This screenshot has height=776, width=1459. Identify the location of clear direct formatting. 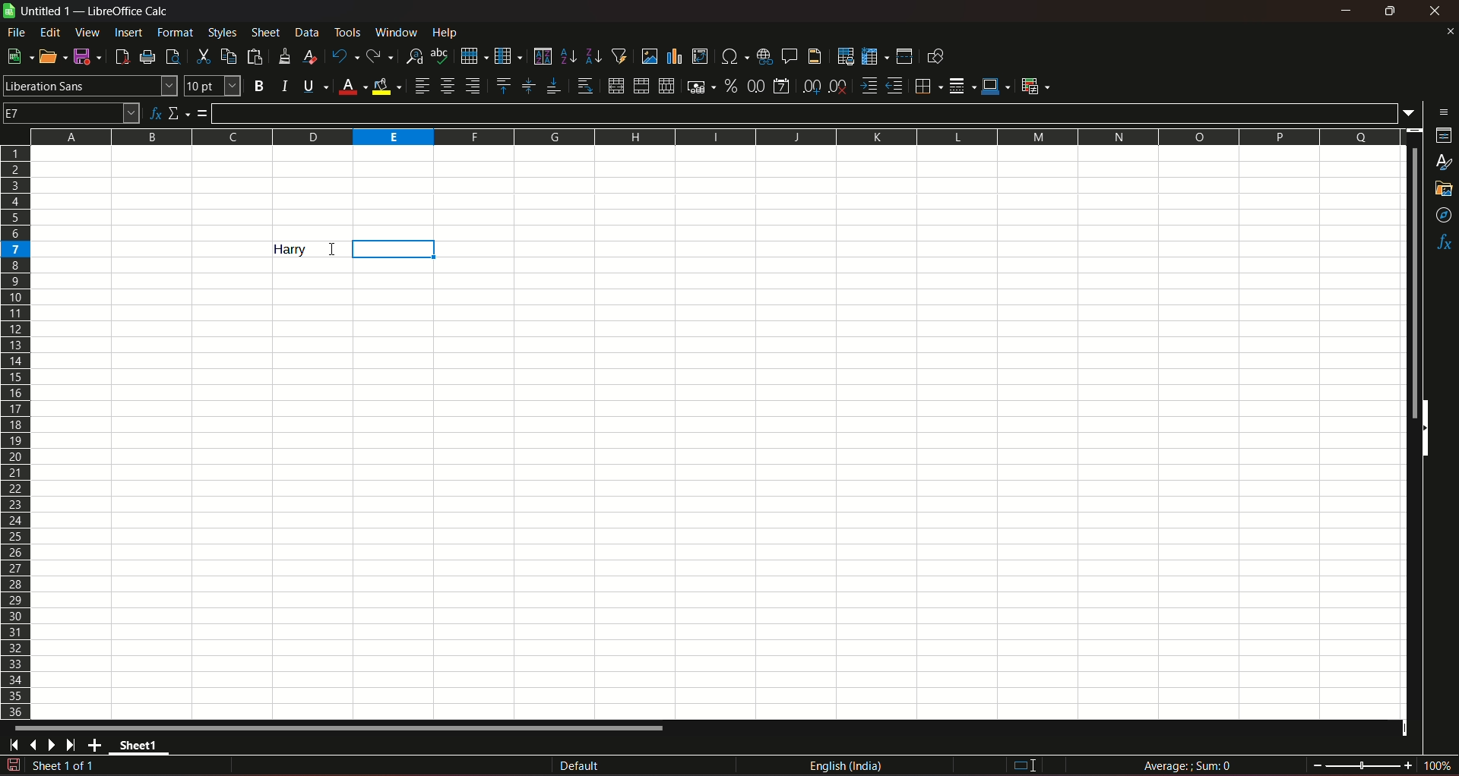
(312, 56).